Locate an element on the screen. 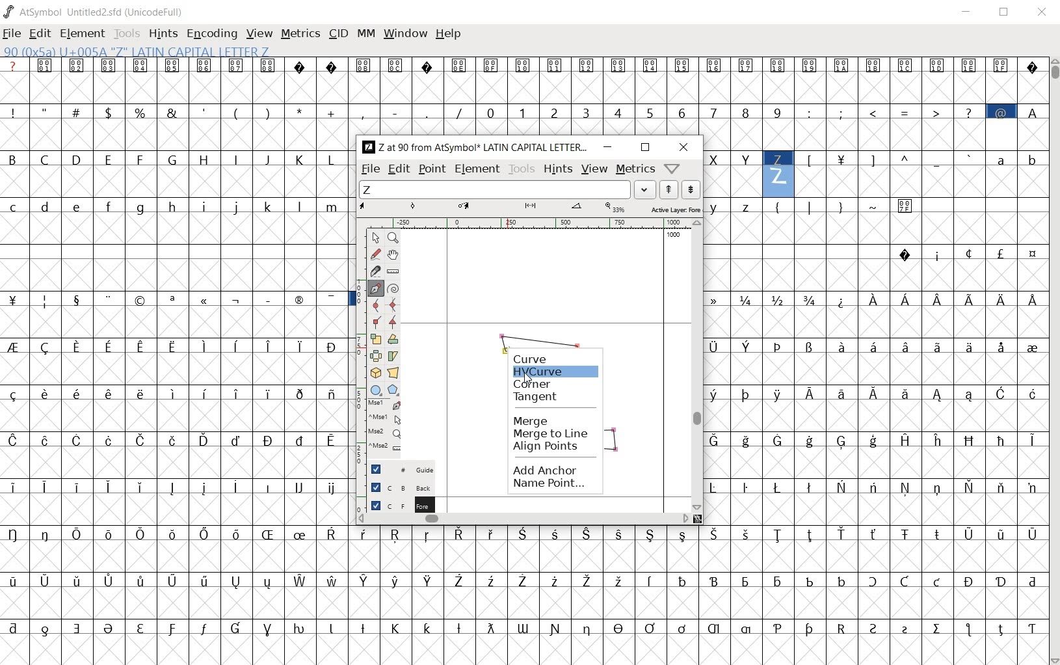  glyph characters is located at coordinates (698, 595).